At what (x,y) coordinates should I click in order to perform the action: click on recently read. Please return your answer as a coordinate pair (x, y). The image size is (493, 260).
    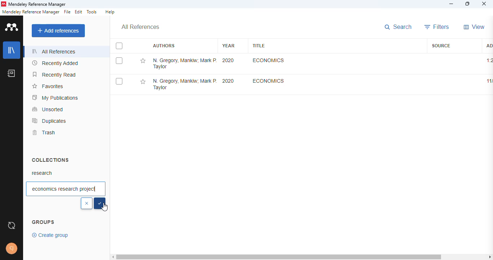
    Looking at the image, I should click on (55, 74).